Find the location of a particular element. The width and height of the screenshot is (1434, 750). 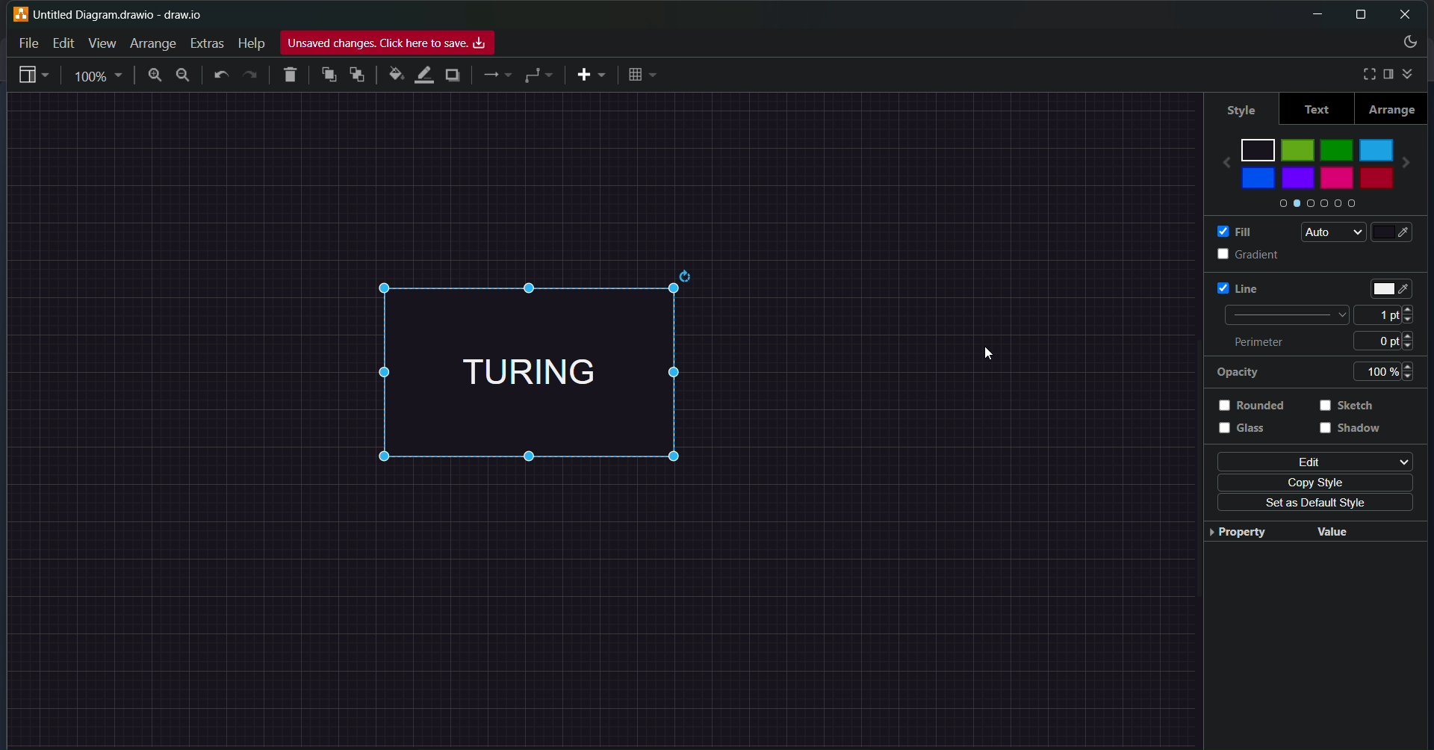

cursor is located at coordinates (995, 352).